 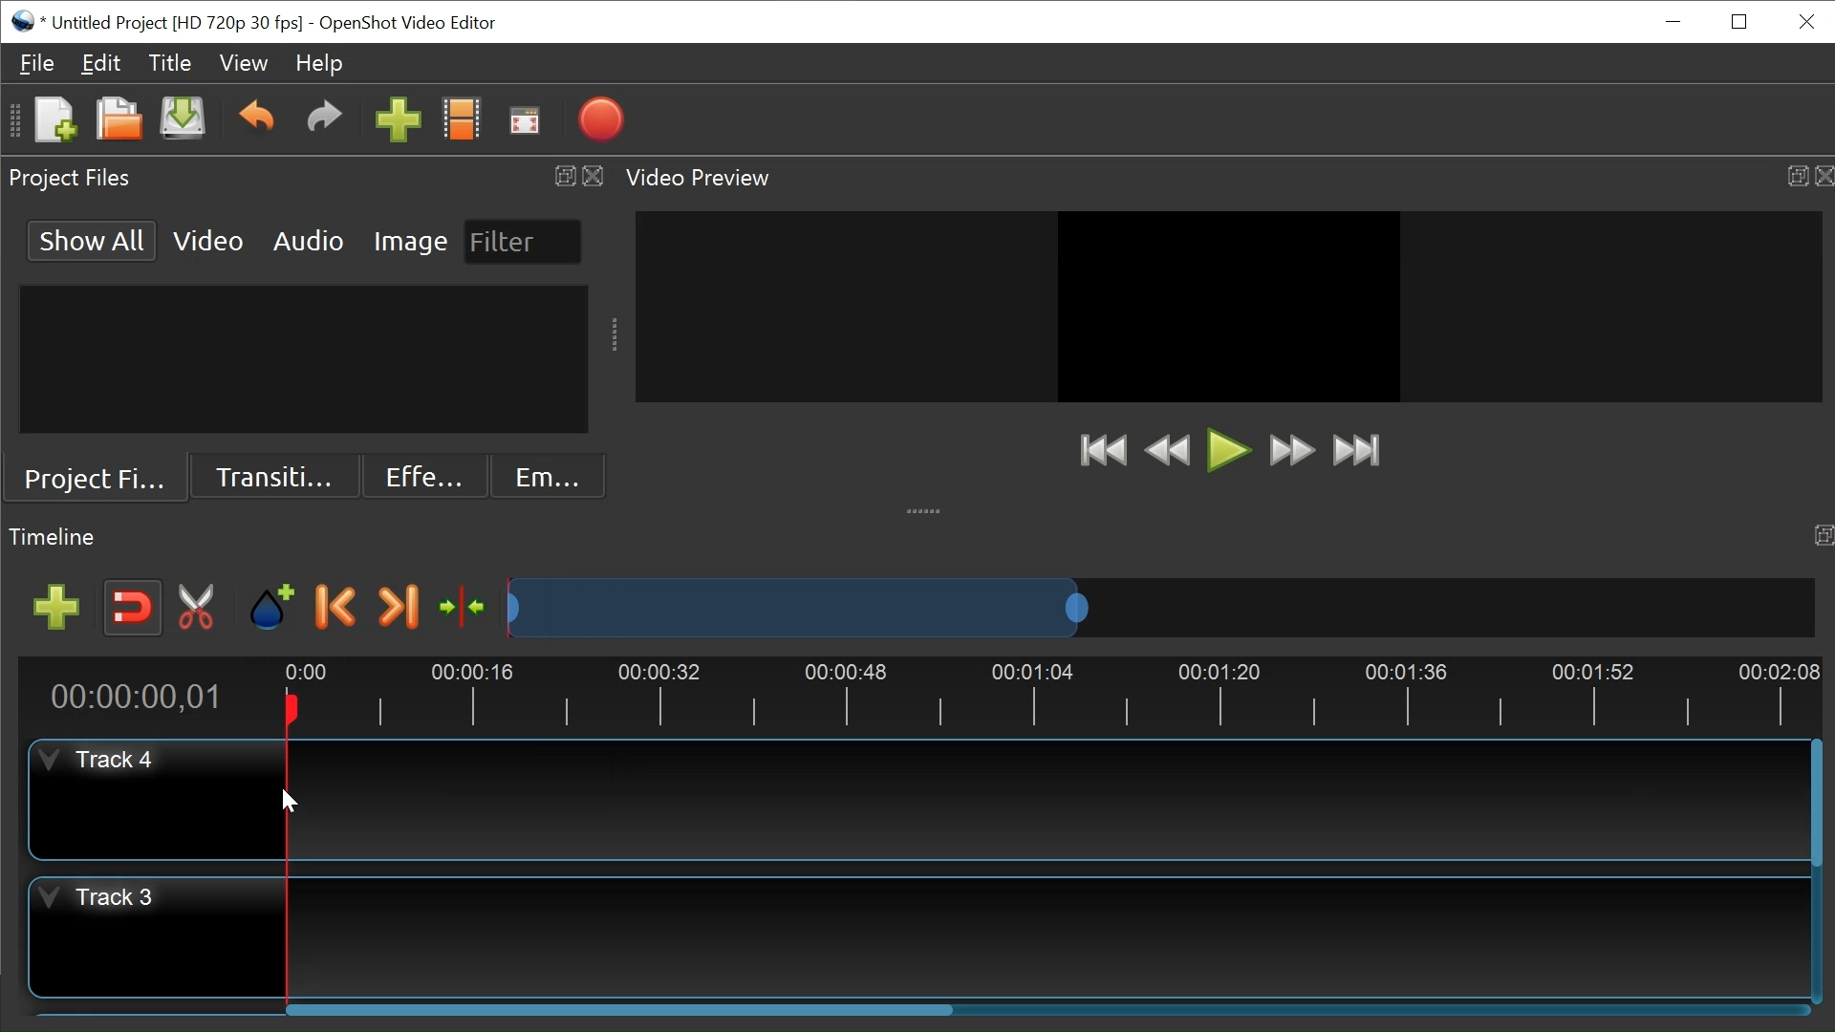 What do you see at coordinates (1814, 789) in the screenshot?
I see `Vertical Scroll bar` at bounding box center [1814, 789].